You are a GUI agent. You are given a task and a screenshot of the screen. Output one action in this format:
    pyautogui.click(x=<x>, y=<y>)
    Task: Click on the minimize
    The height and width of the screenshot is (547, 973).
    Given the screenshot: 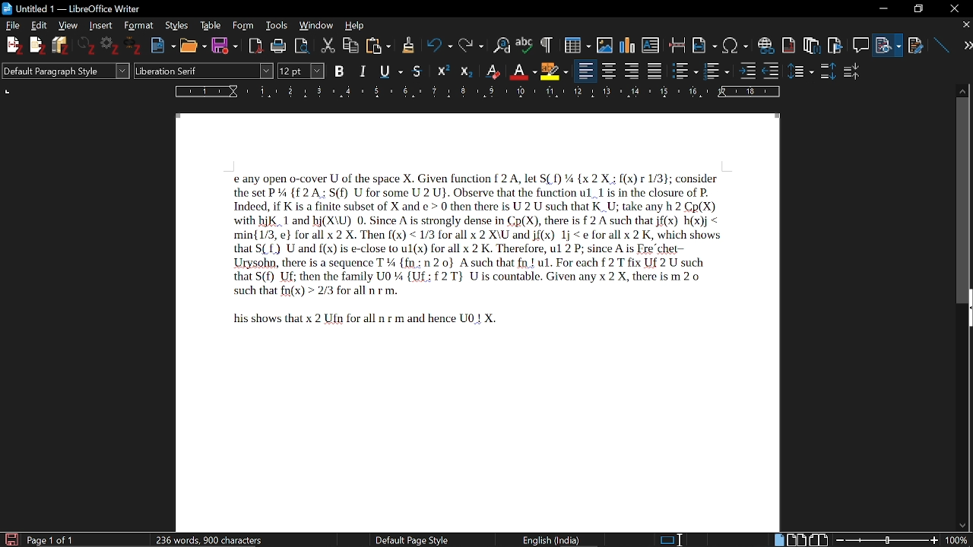 What is the action you would take?
    pyautogui.click(x=886, y=9)
    